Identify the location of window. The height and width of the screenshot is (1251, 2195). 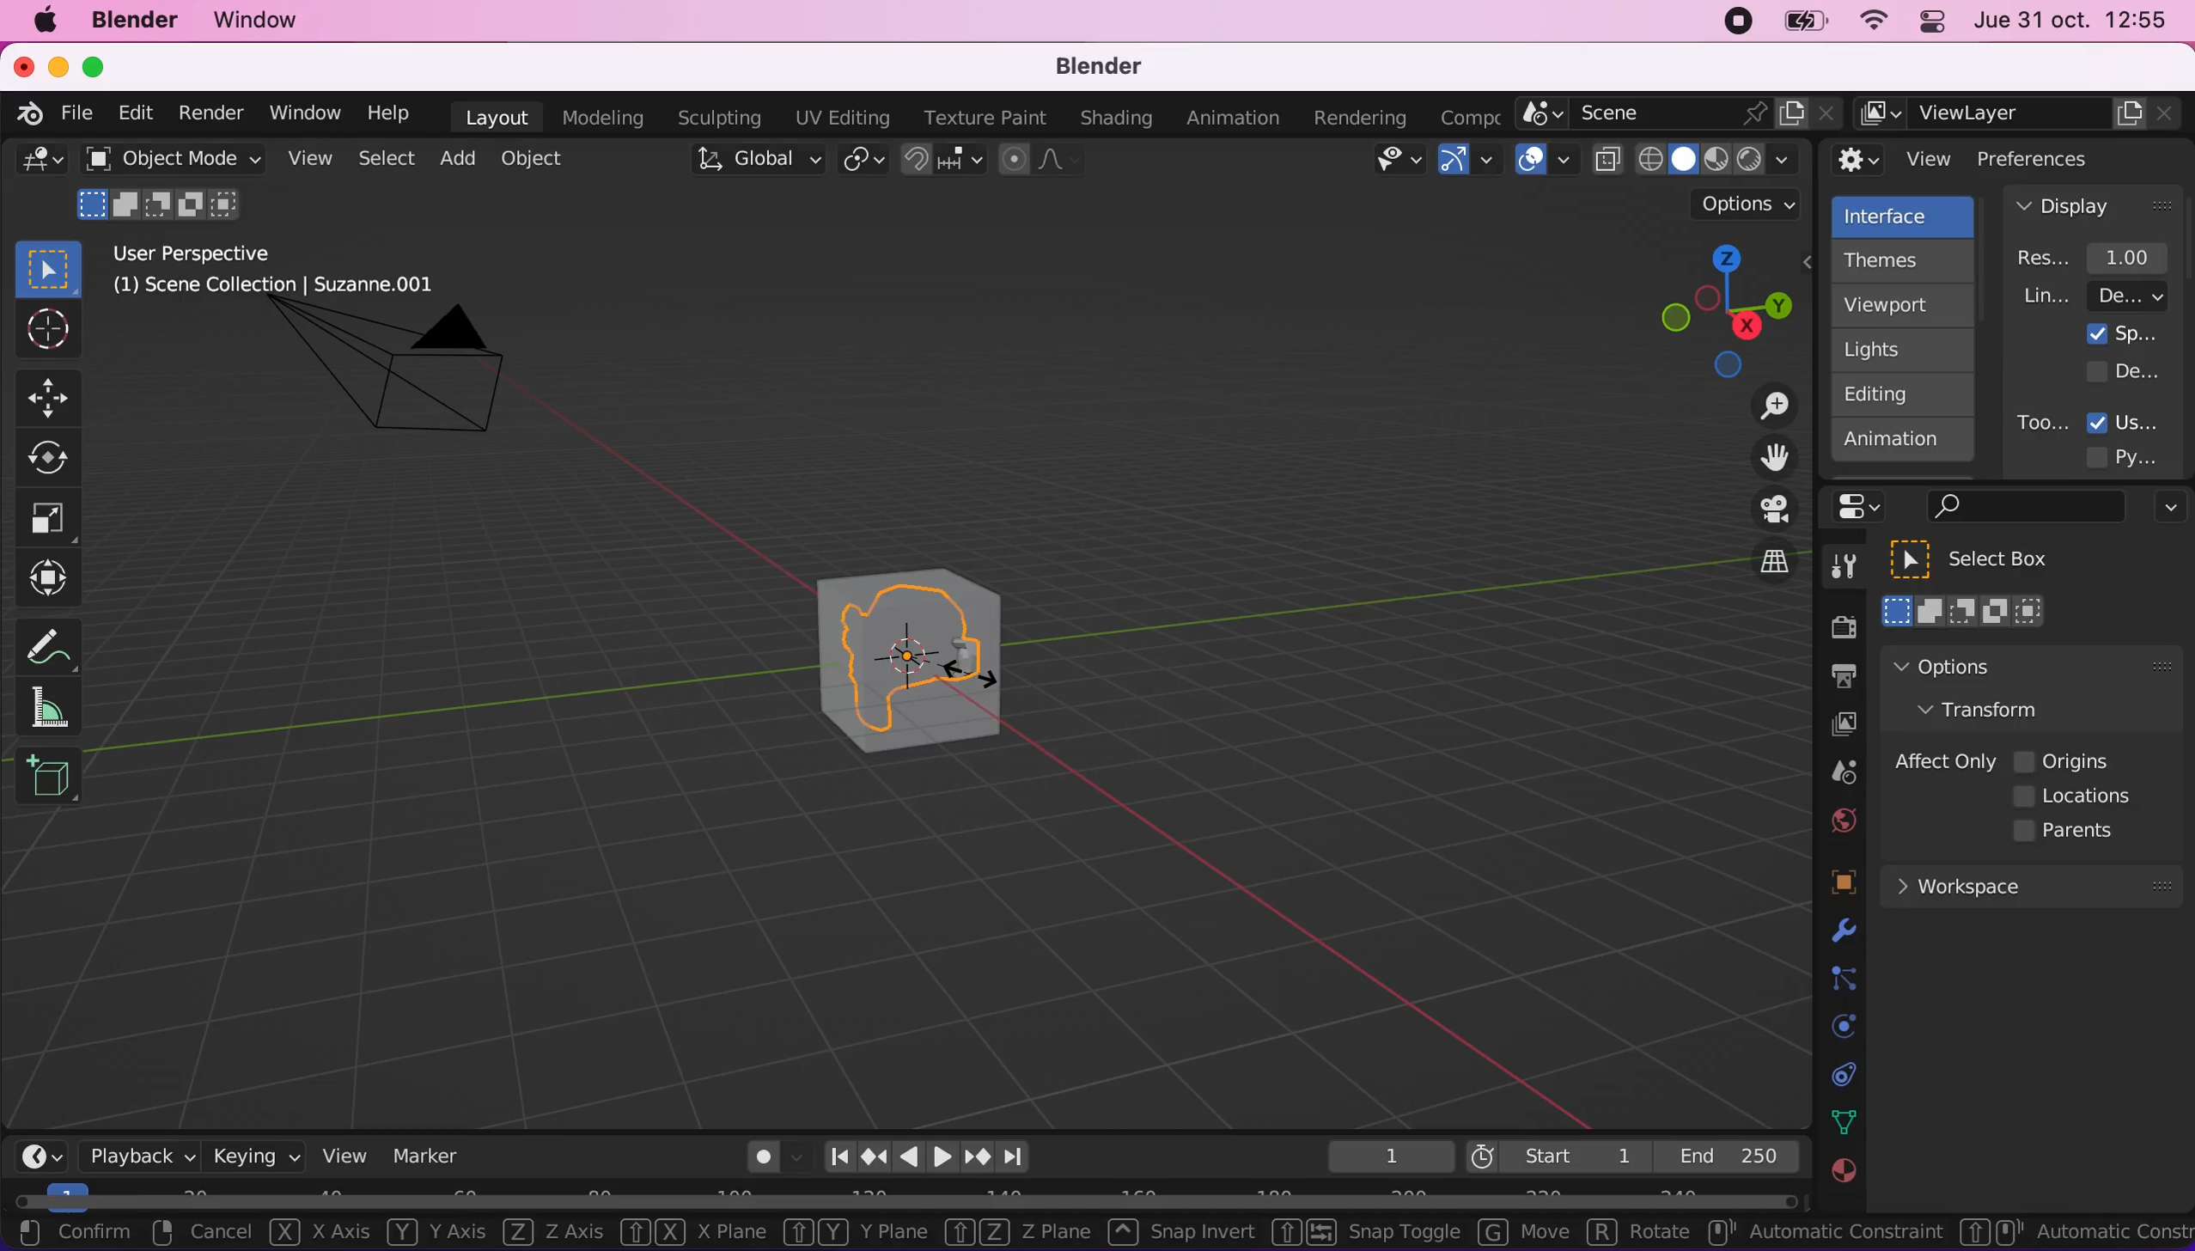
(264, 21).